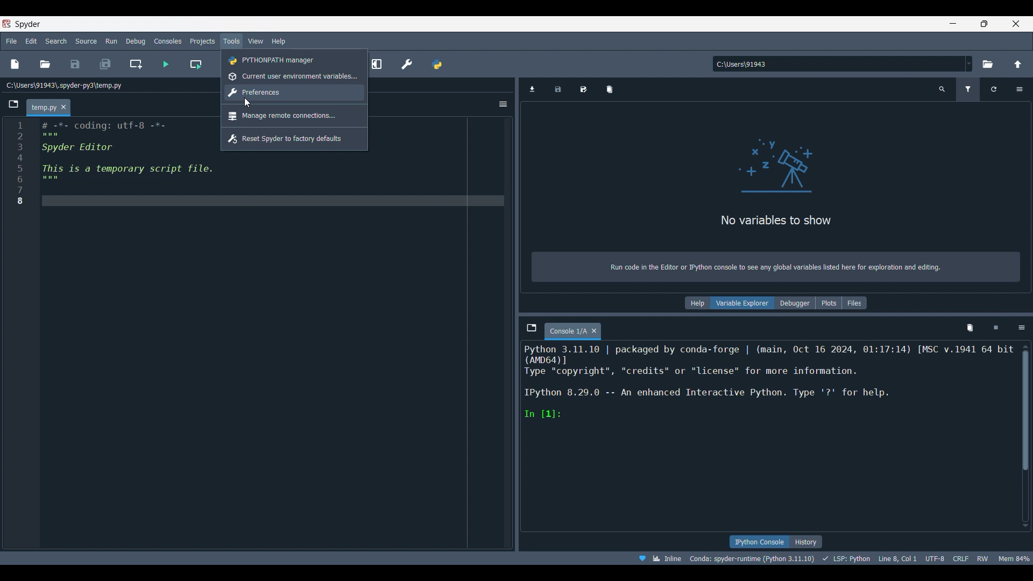 This screenshot has height=581, width=1033. What do you see at coordinates (768, 382) in the screenshot?
I see `Description of current code` at bounding box center [768, 382].